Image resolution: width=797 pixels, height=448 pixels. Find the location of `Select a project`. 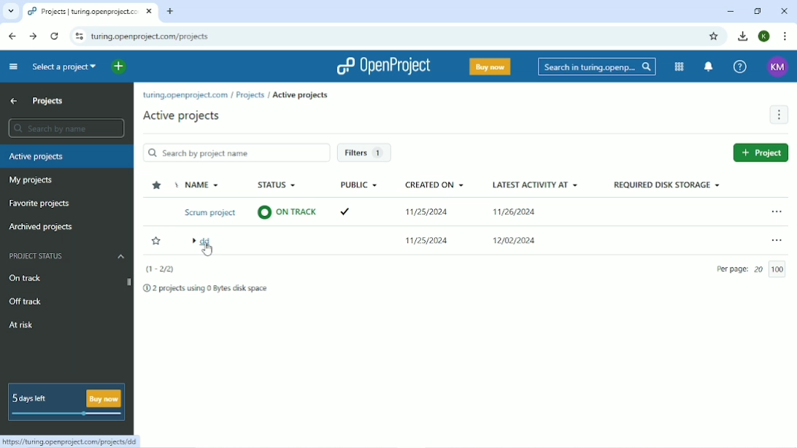

Select a project is located at coordinates (65, 67).